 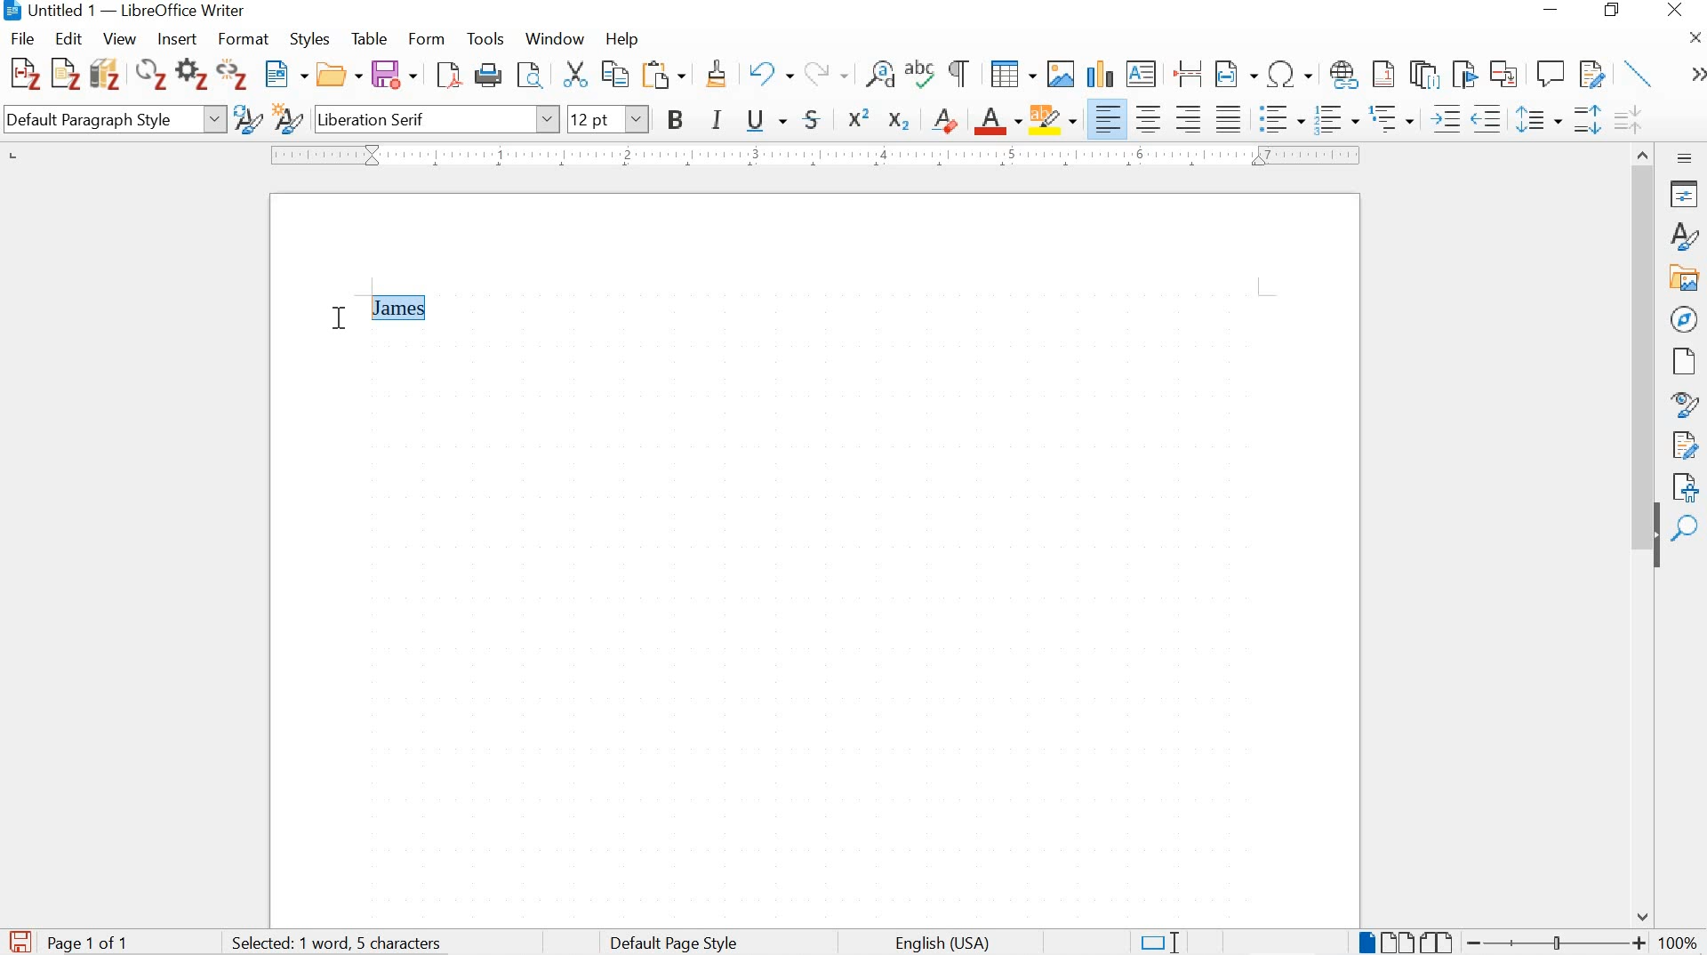 What do you see at coordinates (553, 41) in the screenshot?
I see `window` at bounding box center [553, 41].